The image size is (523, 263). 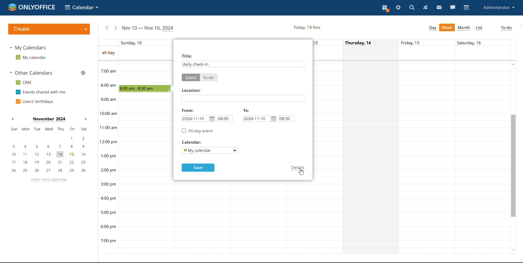 What do you see at coordinates (23, 82) in the screenshot?
I see `crm` at bounding box center [23, 82].